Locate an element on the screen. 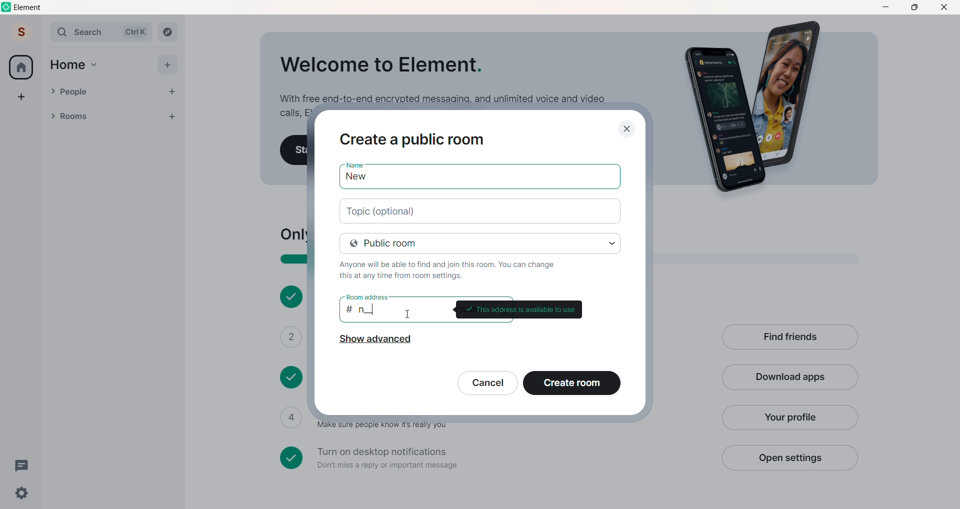  Logo is located at coordinates (7, 7).